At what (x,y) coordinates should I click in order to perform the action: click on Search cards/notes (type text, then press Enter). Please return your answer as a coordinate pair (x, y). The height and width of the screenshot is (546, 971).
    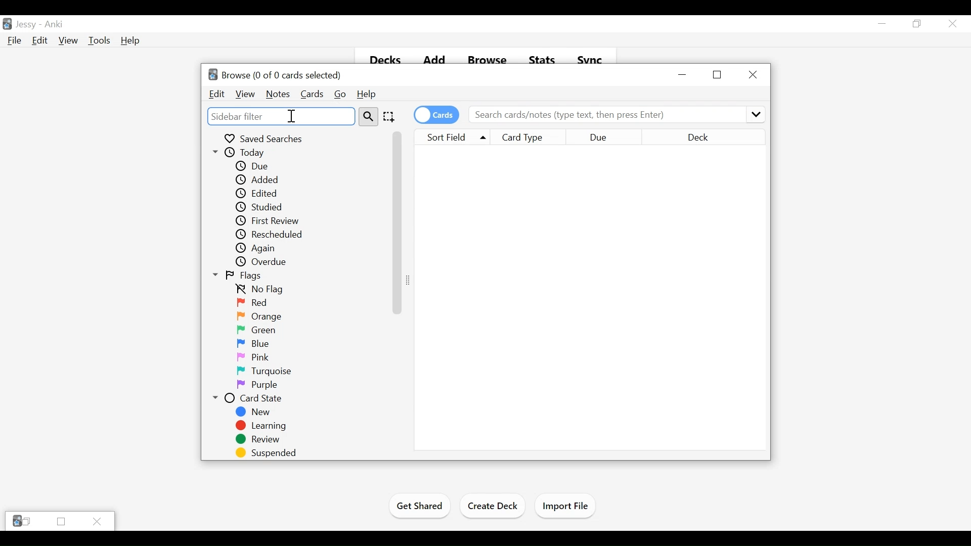
    Looking at the image, I should click on (616, 114).